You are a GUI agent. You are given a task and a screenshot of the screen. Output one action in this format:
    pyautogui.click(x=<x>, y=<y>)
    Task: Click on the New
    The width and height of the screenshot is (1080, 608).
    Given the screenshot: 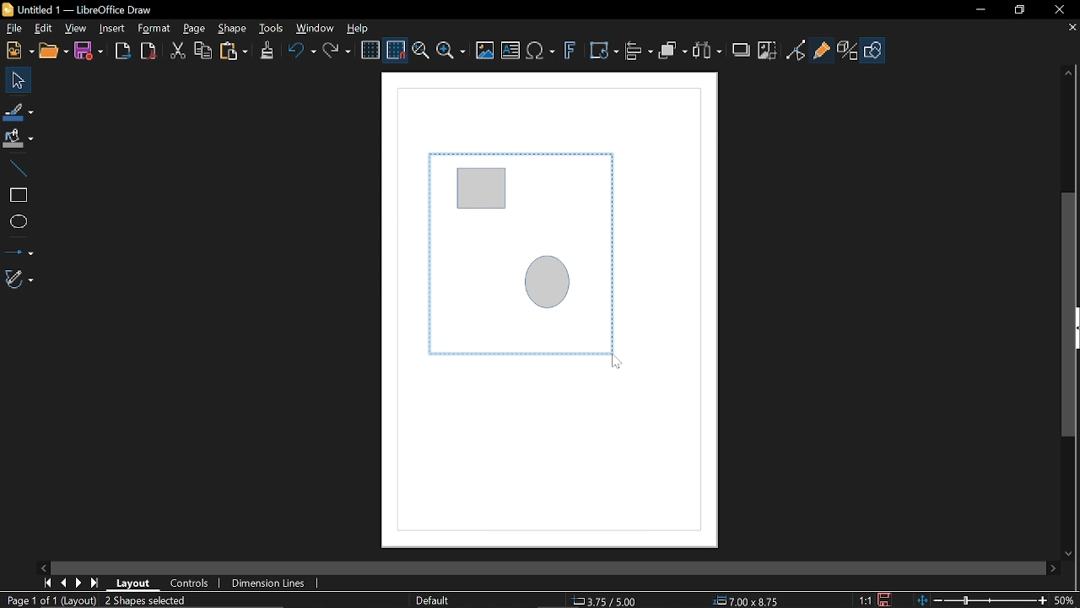 What is the action you would take?
    pyautogui.click(x=19, y=50)
    